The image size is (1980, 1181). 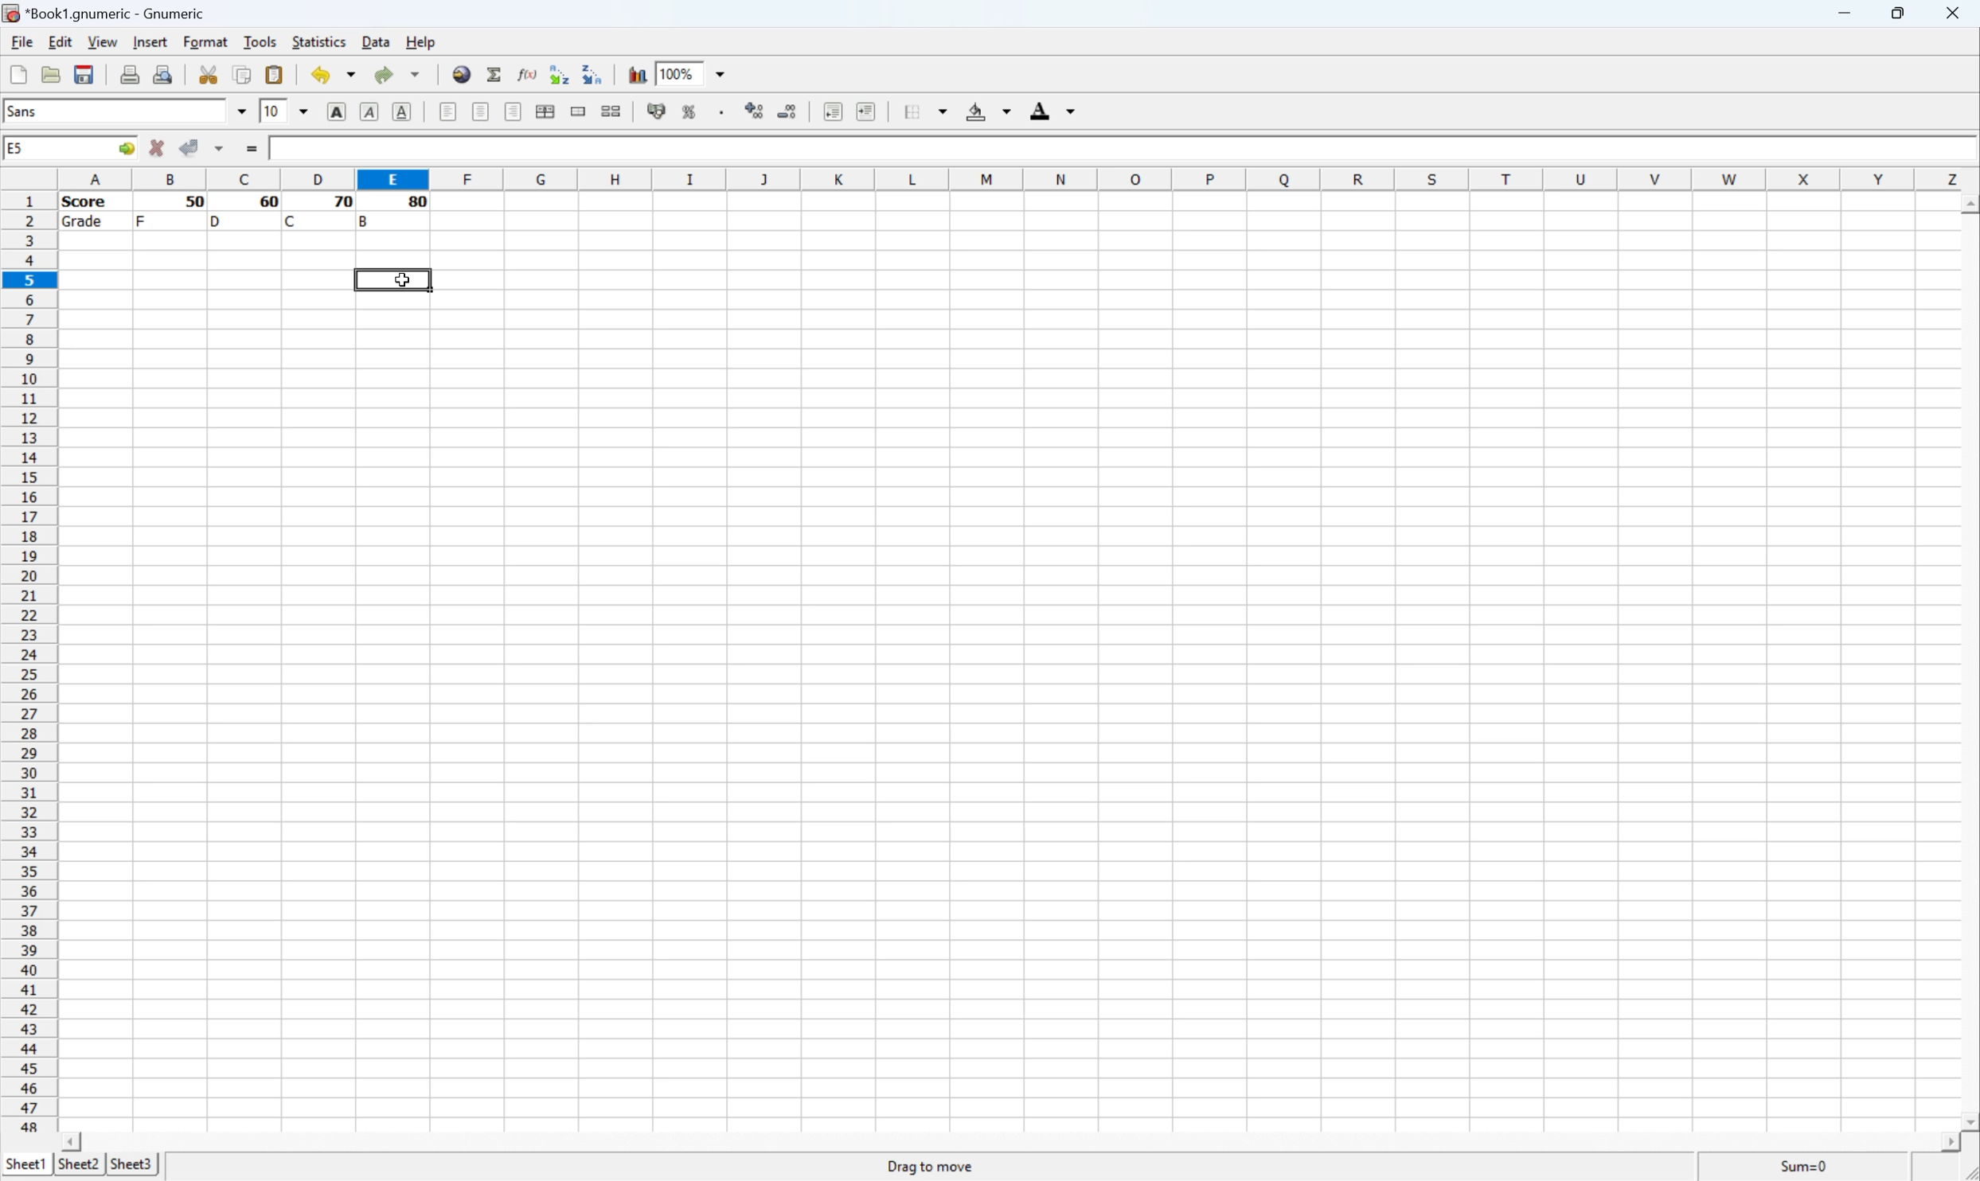 What do you see at coordinates (332, 112) in the screenshot?
I see `Align Left` at bounding box center [332, 112].